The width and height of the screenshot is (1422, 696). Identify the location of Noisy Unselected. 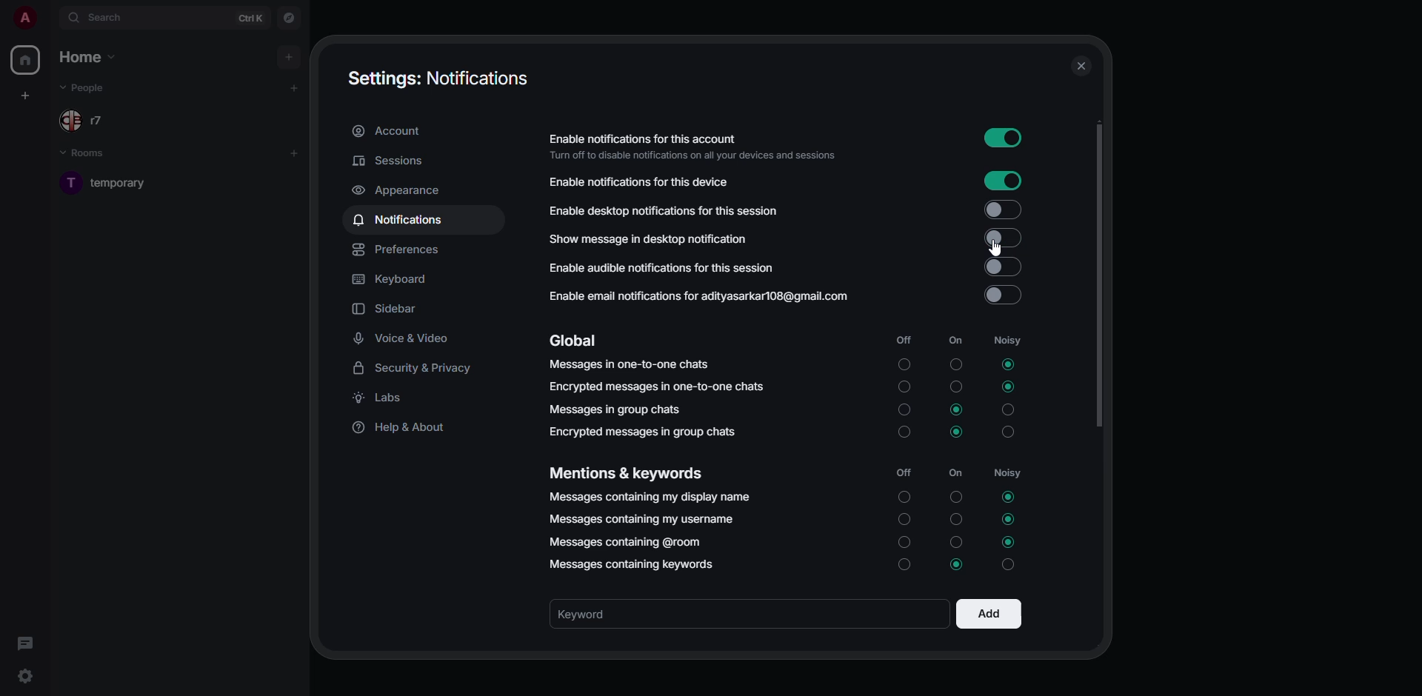
(1008, 411).